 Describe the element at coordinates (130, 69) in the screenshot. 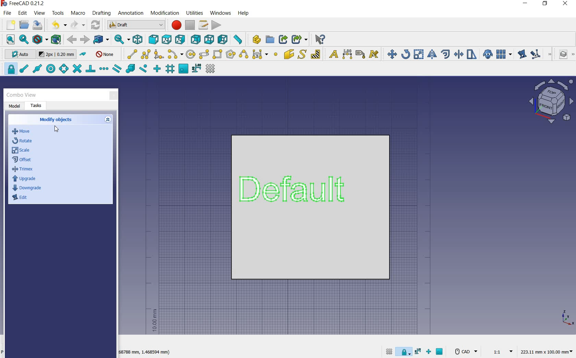

I see `snap special` at that location.